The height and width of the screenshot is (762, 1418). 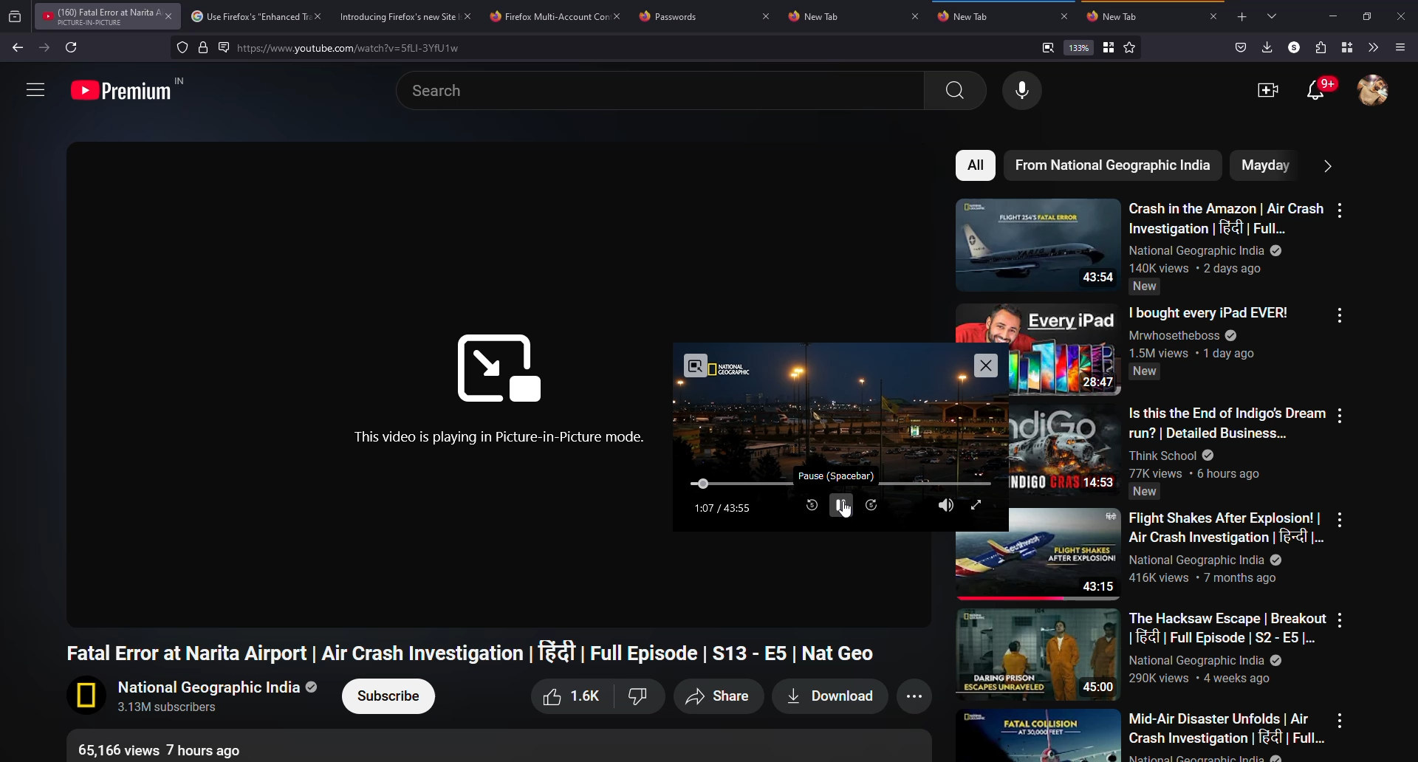 What do you see at coordinates (1129, 48) in the screenshot?
I see `favorite` at bounding box center [1129, 48].